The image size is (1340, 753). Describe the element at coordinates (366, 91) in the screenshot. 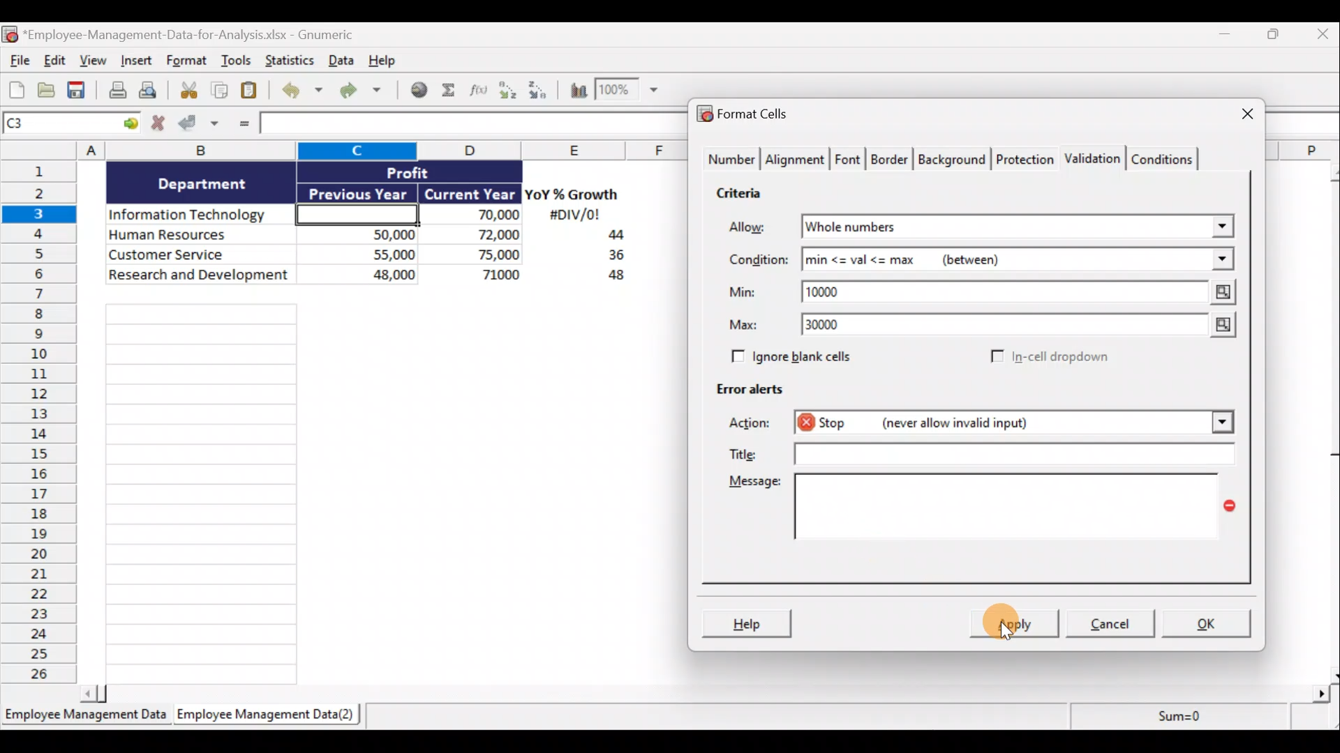

I see `Redo undone action` at that location.